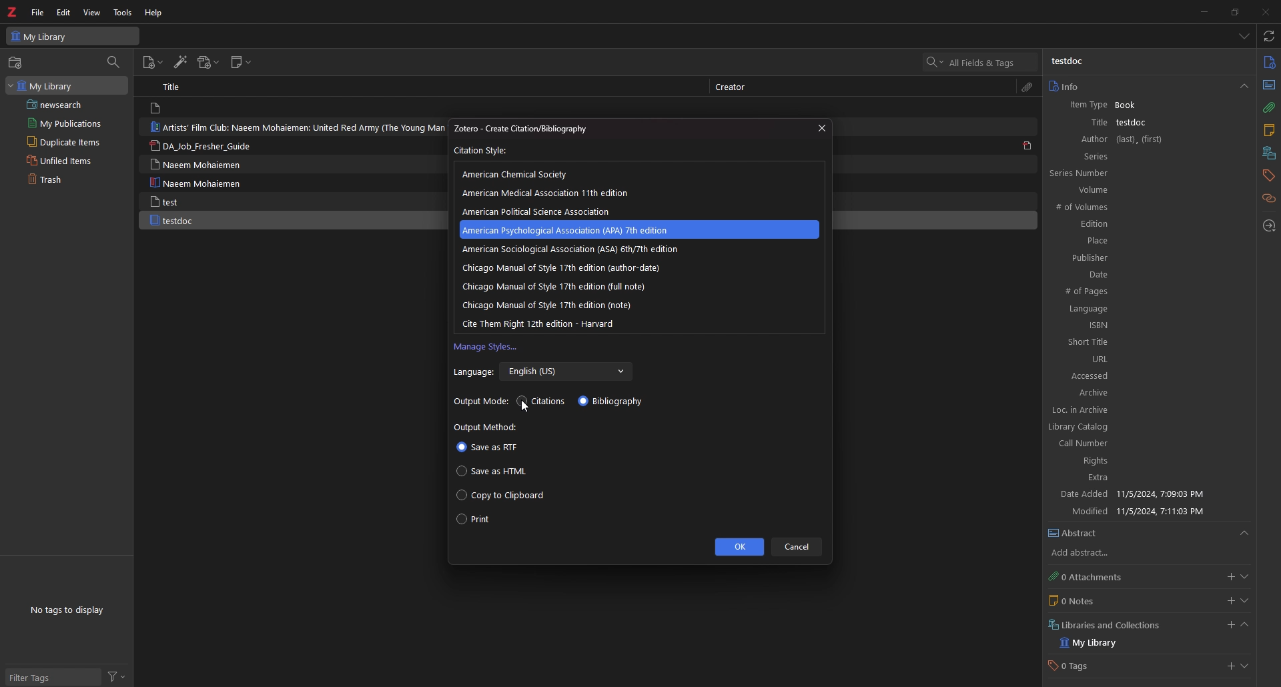  What do you see at coordinates (613, 401) in the screenshot?
I see `bibliography` at bounding box center [613, 401].